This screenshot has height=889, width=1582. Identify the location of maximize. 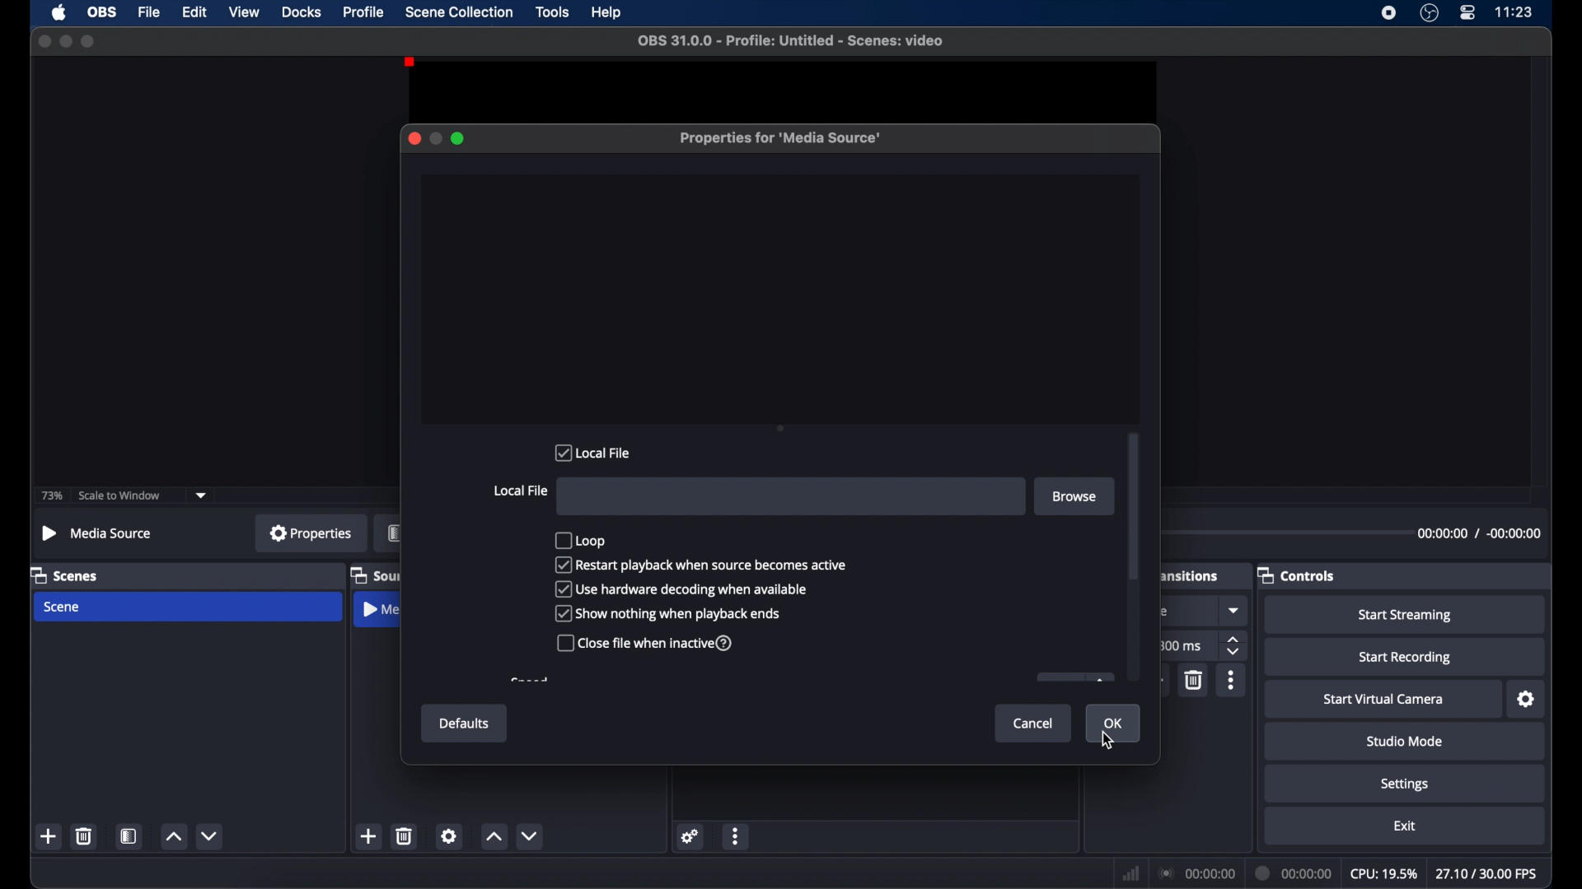
(89, 41).